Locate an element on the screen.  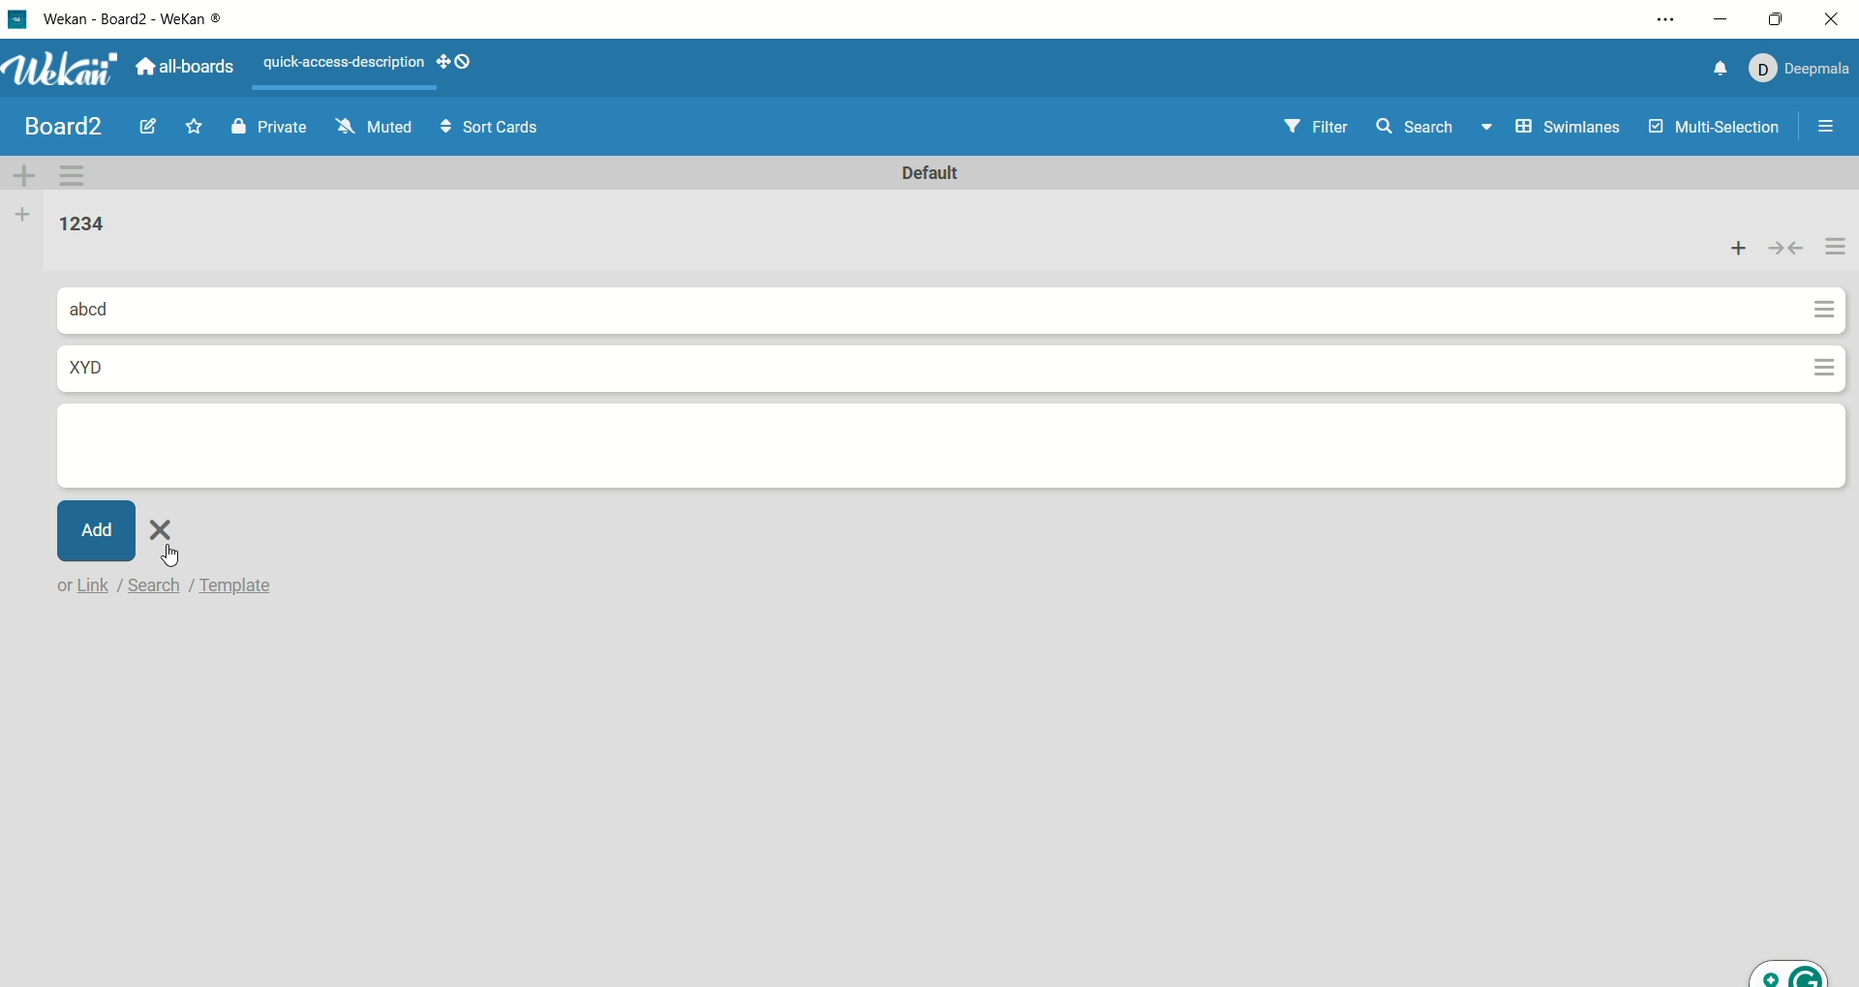
open/close sidebar is located at coordinates (1830, 132).